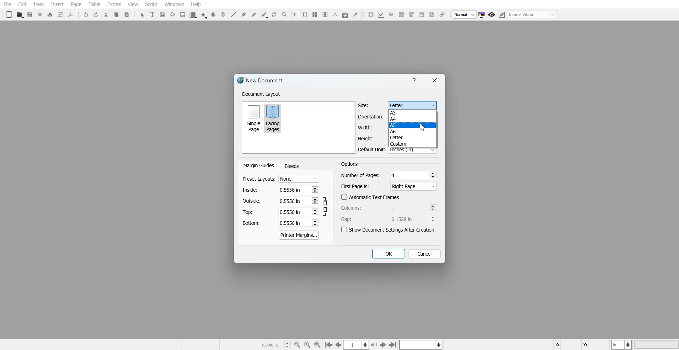 The width and height of the screenshot is (679, 350). I want to click on Single Page, so click(253, 118).